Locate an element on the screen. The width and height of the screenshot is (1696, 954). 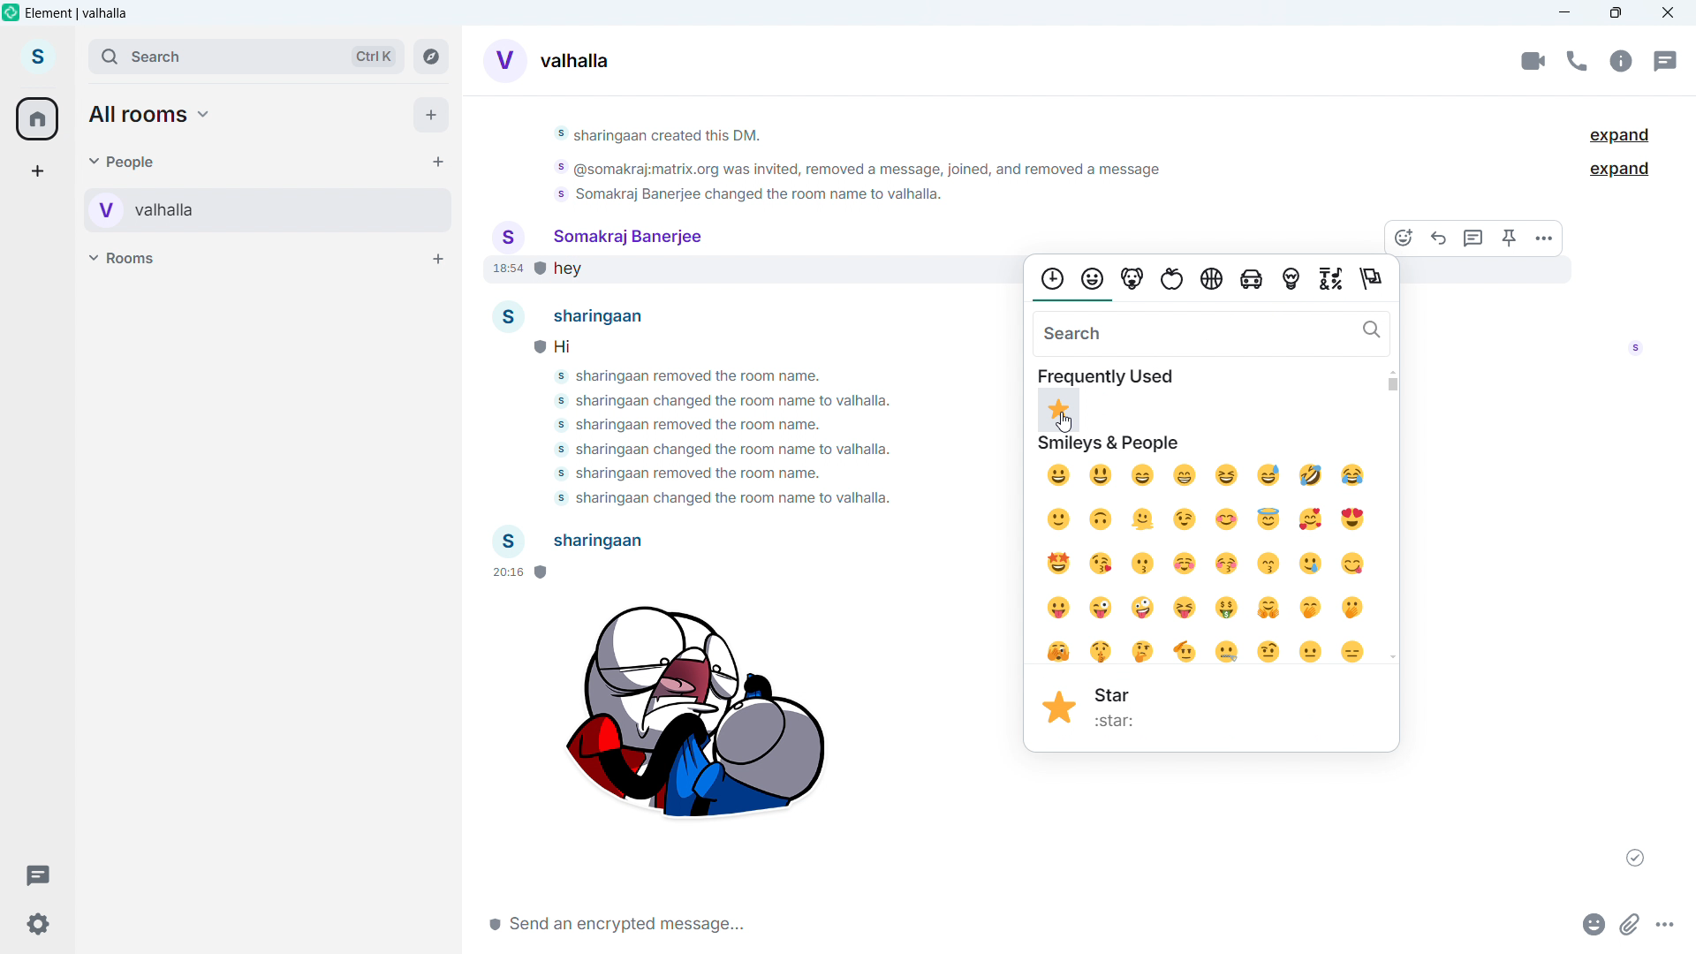
Hey is located at coordinates (768, 272).